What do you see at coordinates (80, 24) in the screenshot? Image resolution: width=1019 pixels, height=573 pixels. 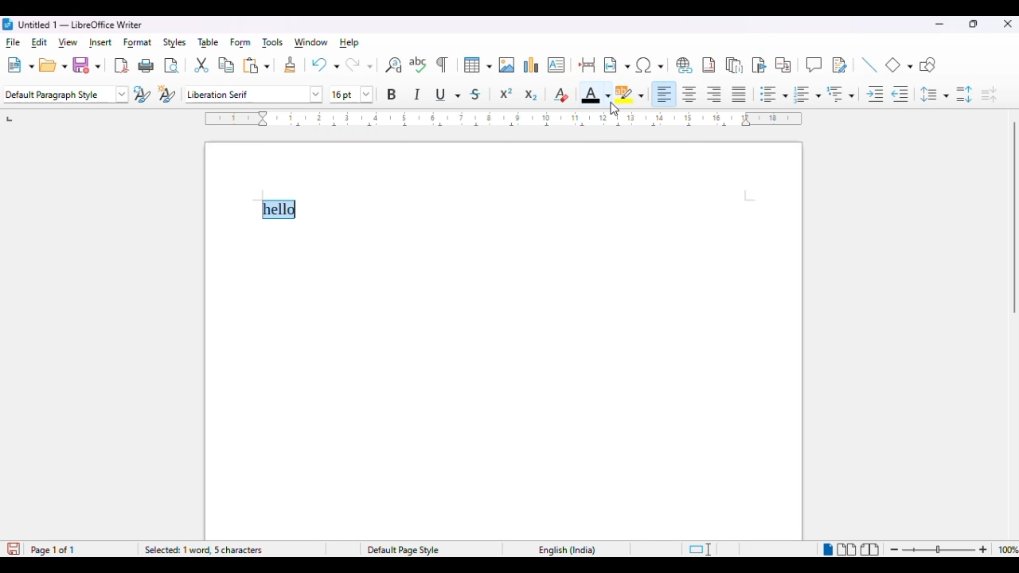 I see `title` at bounding box center [80, 24].